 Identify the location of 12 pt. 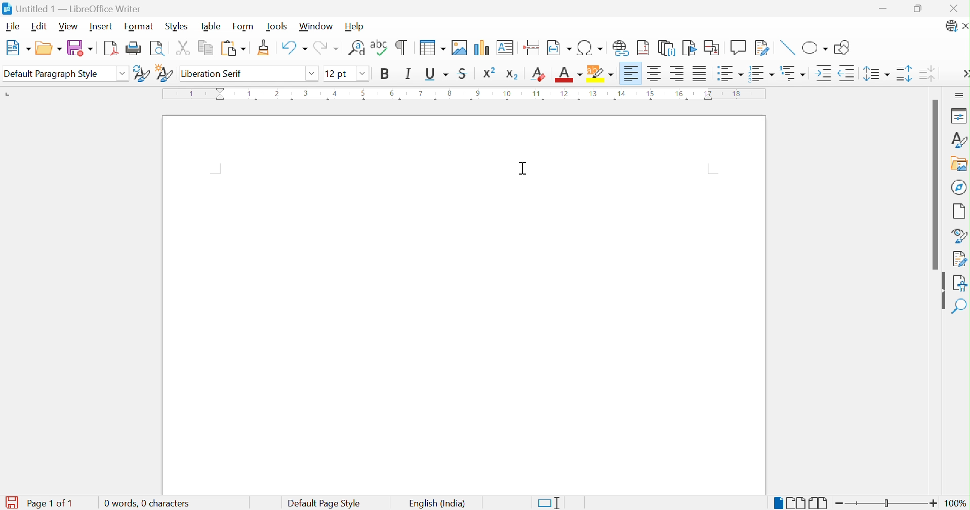
(335, 73).